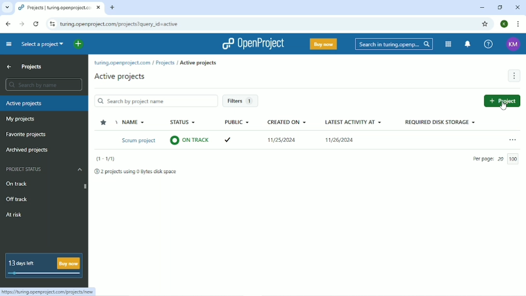 This screenshot has height=296, width=526. What do you see at coordinates (119, 24) in the screenshot?
I see `turing.openproject.com/projects?query_id=active` at bounding box center [119, 24].